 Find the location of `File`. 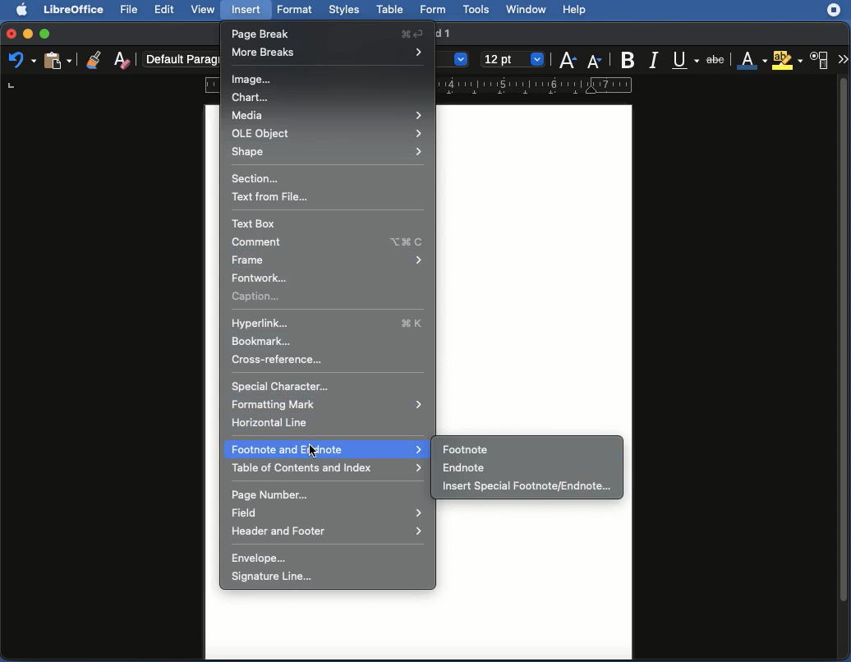

File is located at coordinates (131, 10).